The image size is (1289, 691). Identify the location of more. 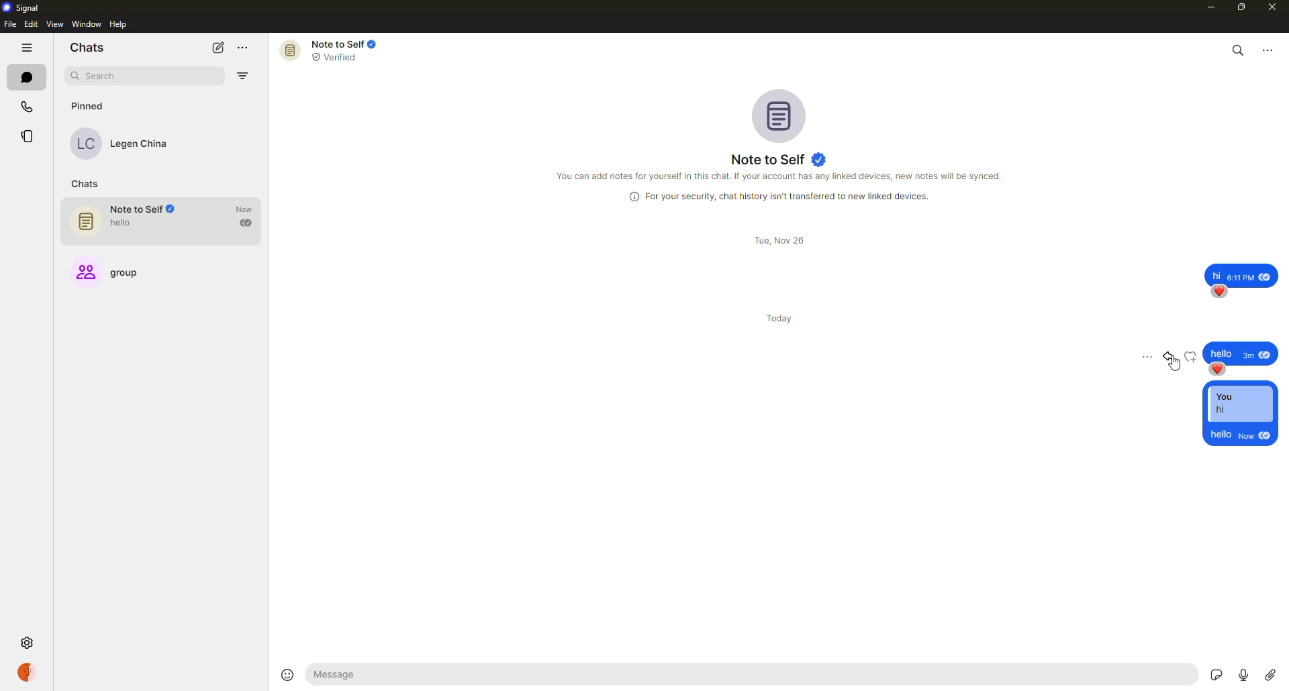
(246, 47).